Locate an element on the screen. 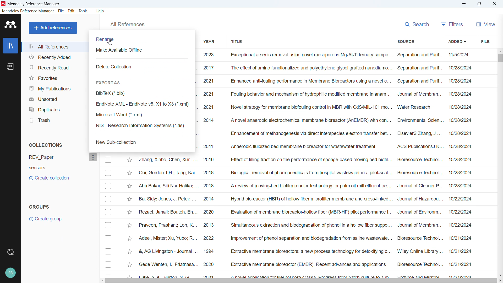  Katuri, Krishna P.; Werner, ... 2014 A novel anaerobic electrochemical membrane bioreactor (AnEMBR) with con... Environmental Scien... 10/28/2024 is located at coordinates (335, 121).